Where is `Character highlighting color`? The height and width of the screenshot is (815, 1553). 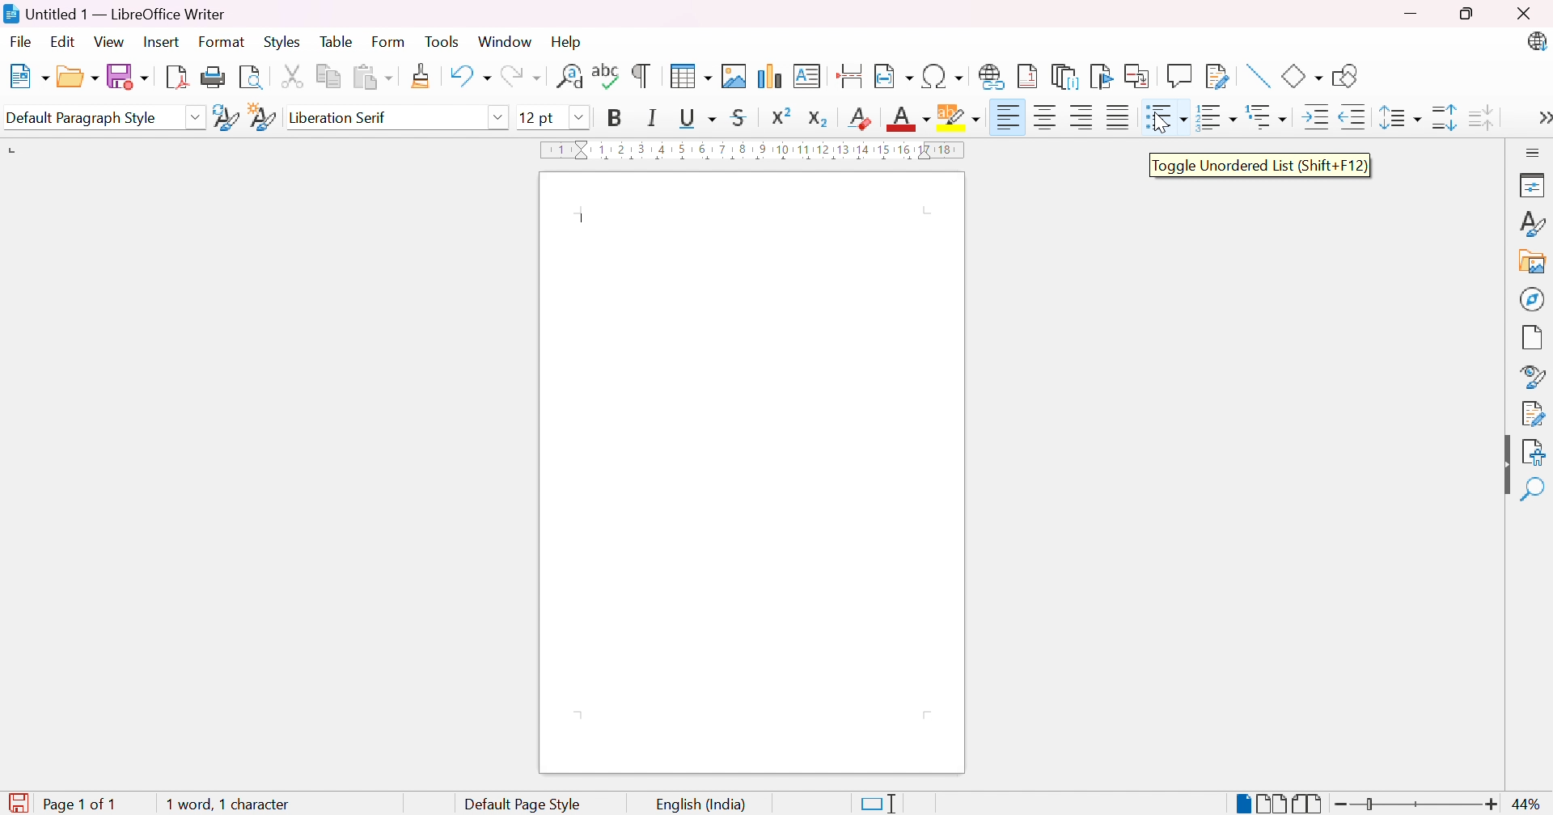 Character highlighting color is located at coordinates (959, 113).